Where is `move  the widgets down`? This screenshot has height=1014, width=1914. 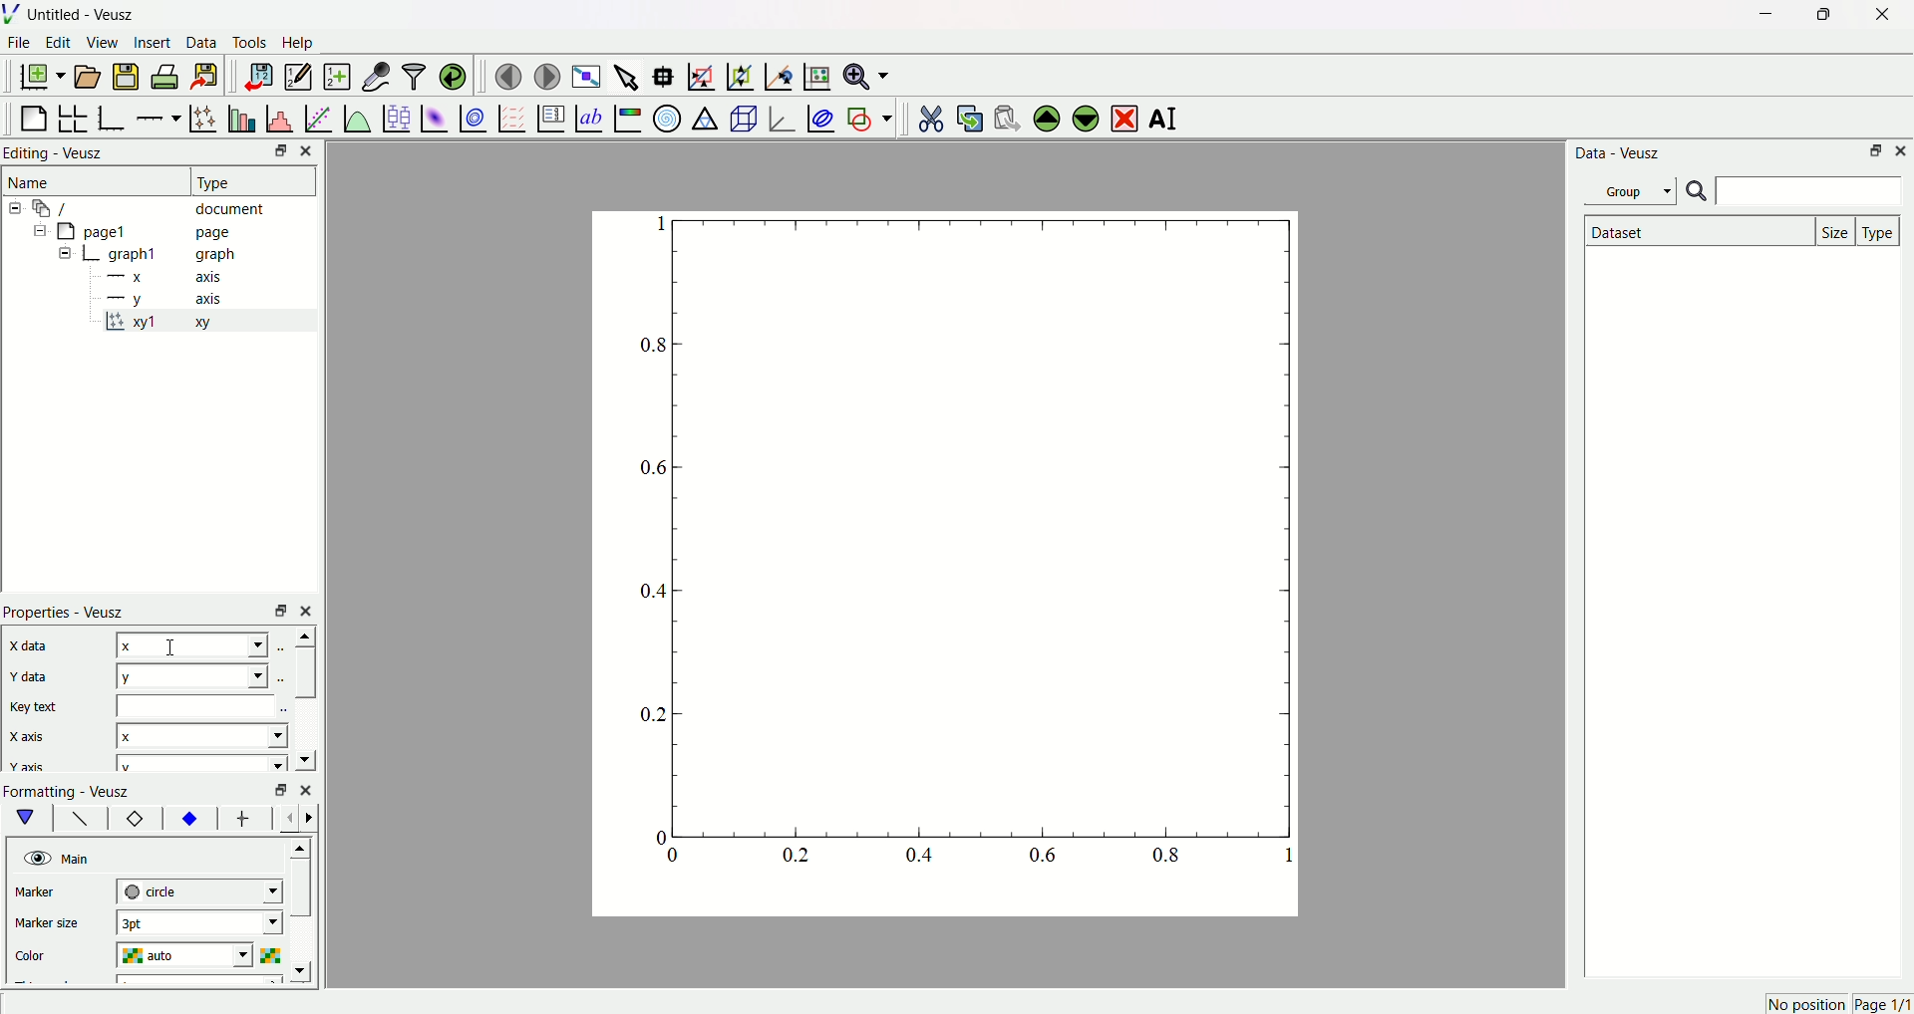 move  the widgets down is located at coordinates (1083, 118).